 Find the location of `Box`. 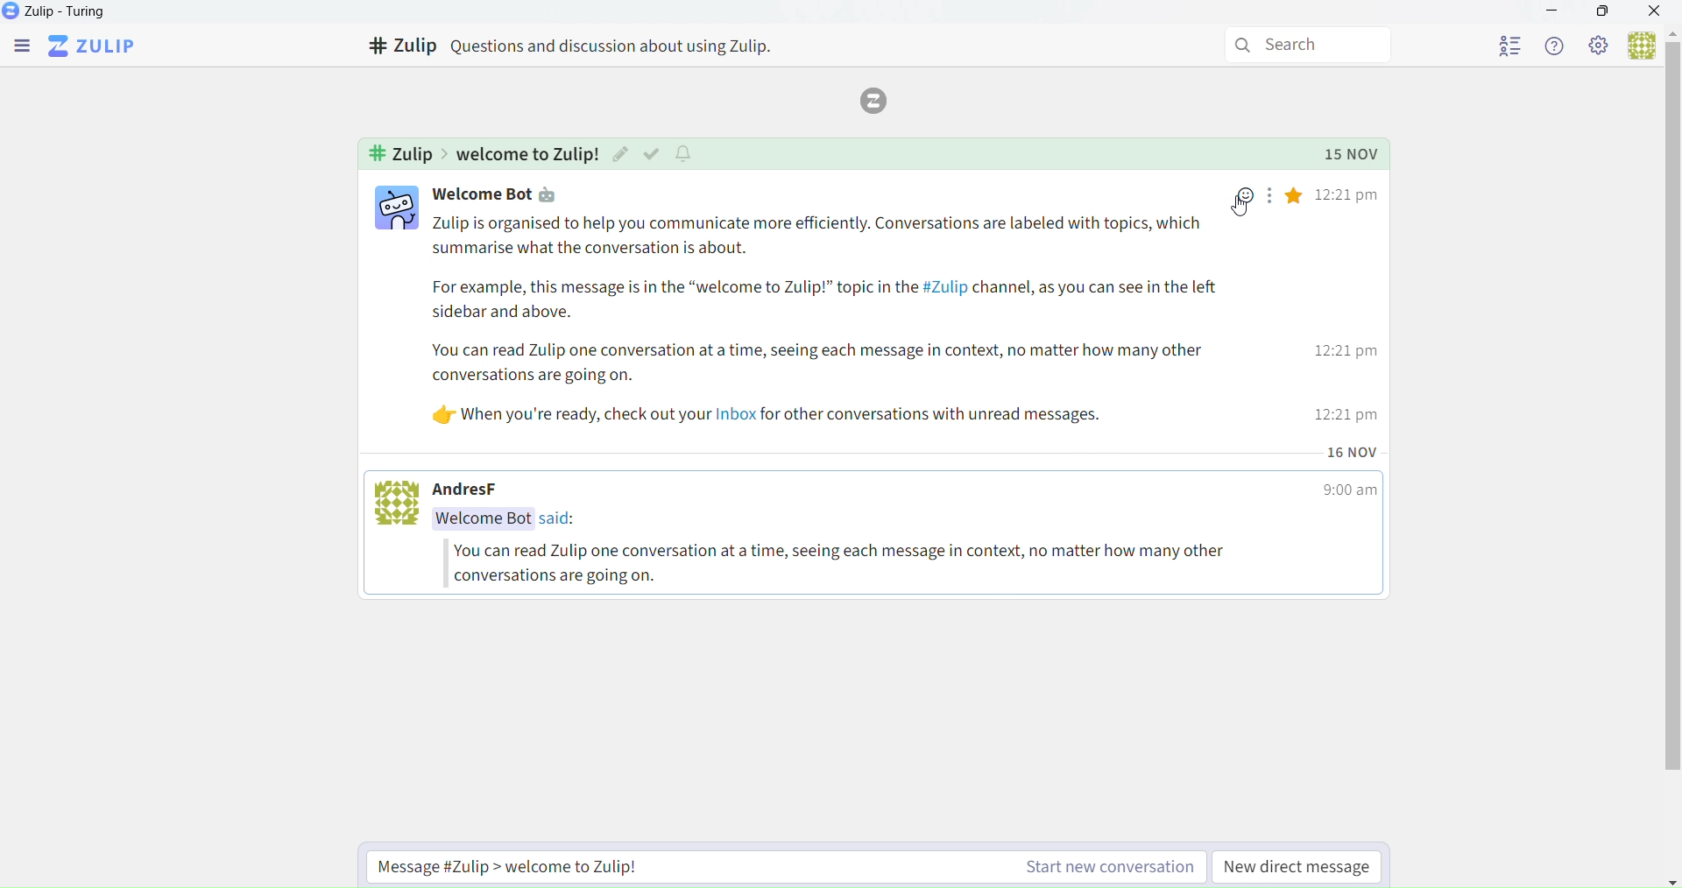

Box is located at coordinates (1604, 14).